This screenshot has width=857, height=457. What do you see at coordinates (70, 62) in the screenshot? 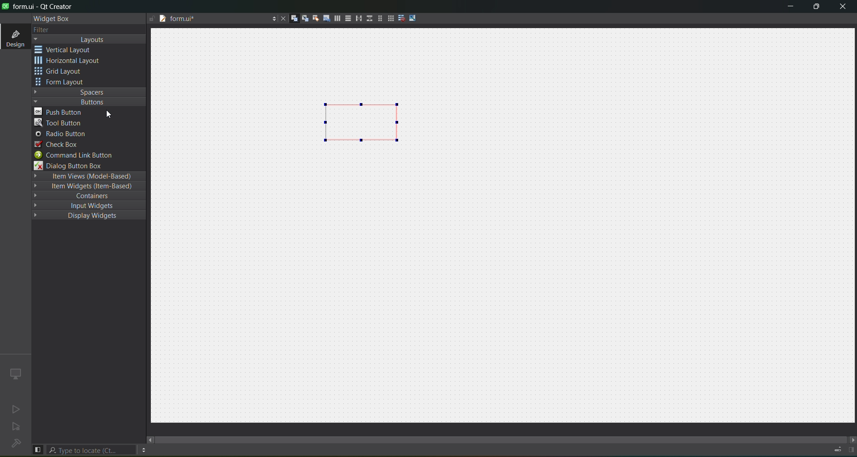
I see `horizontal layout` at bounding box center [70, 62].